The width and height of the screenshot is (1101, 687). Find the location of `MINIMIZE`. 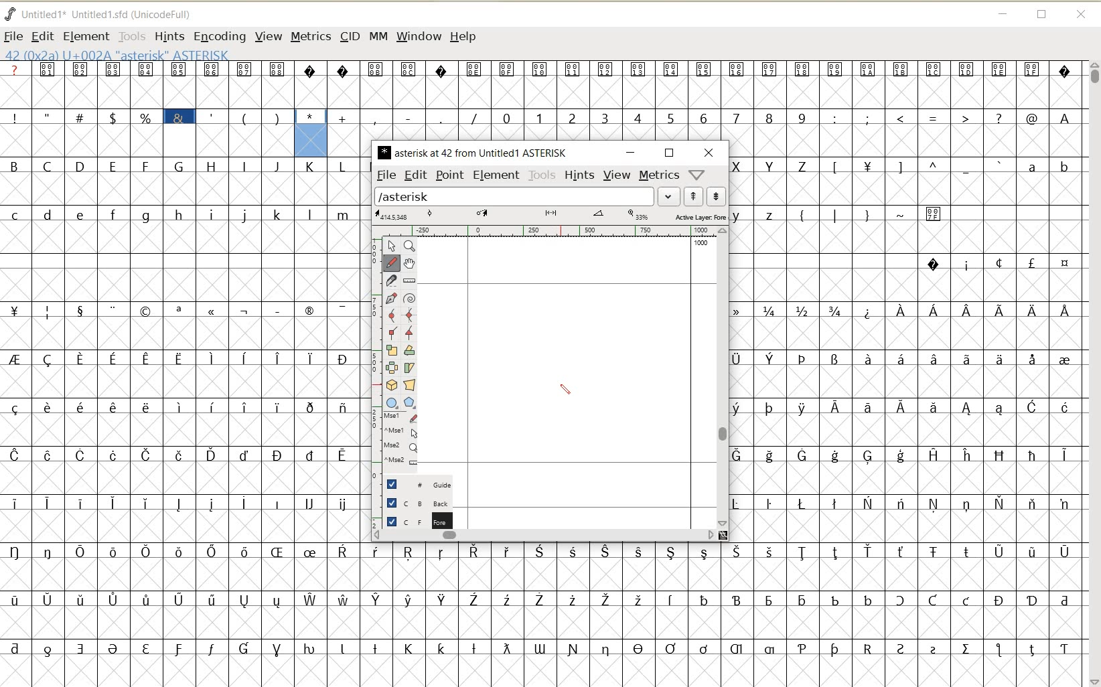

MINIMIZE is located at coordinates (632, 153).